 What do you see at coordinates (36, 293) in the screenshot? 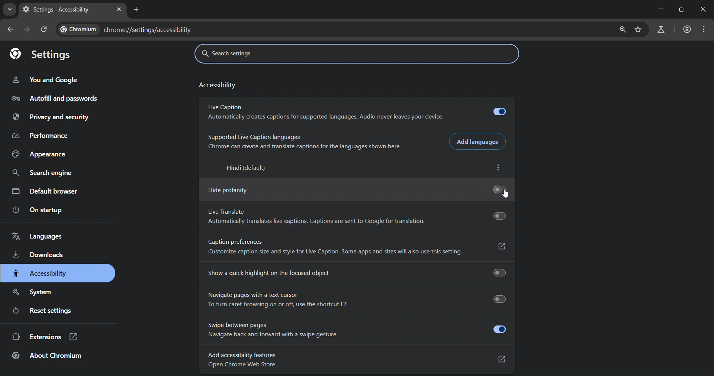
I see `system` at bounding box center [36, 293].